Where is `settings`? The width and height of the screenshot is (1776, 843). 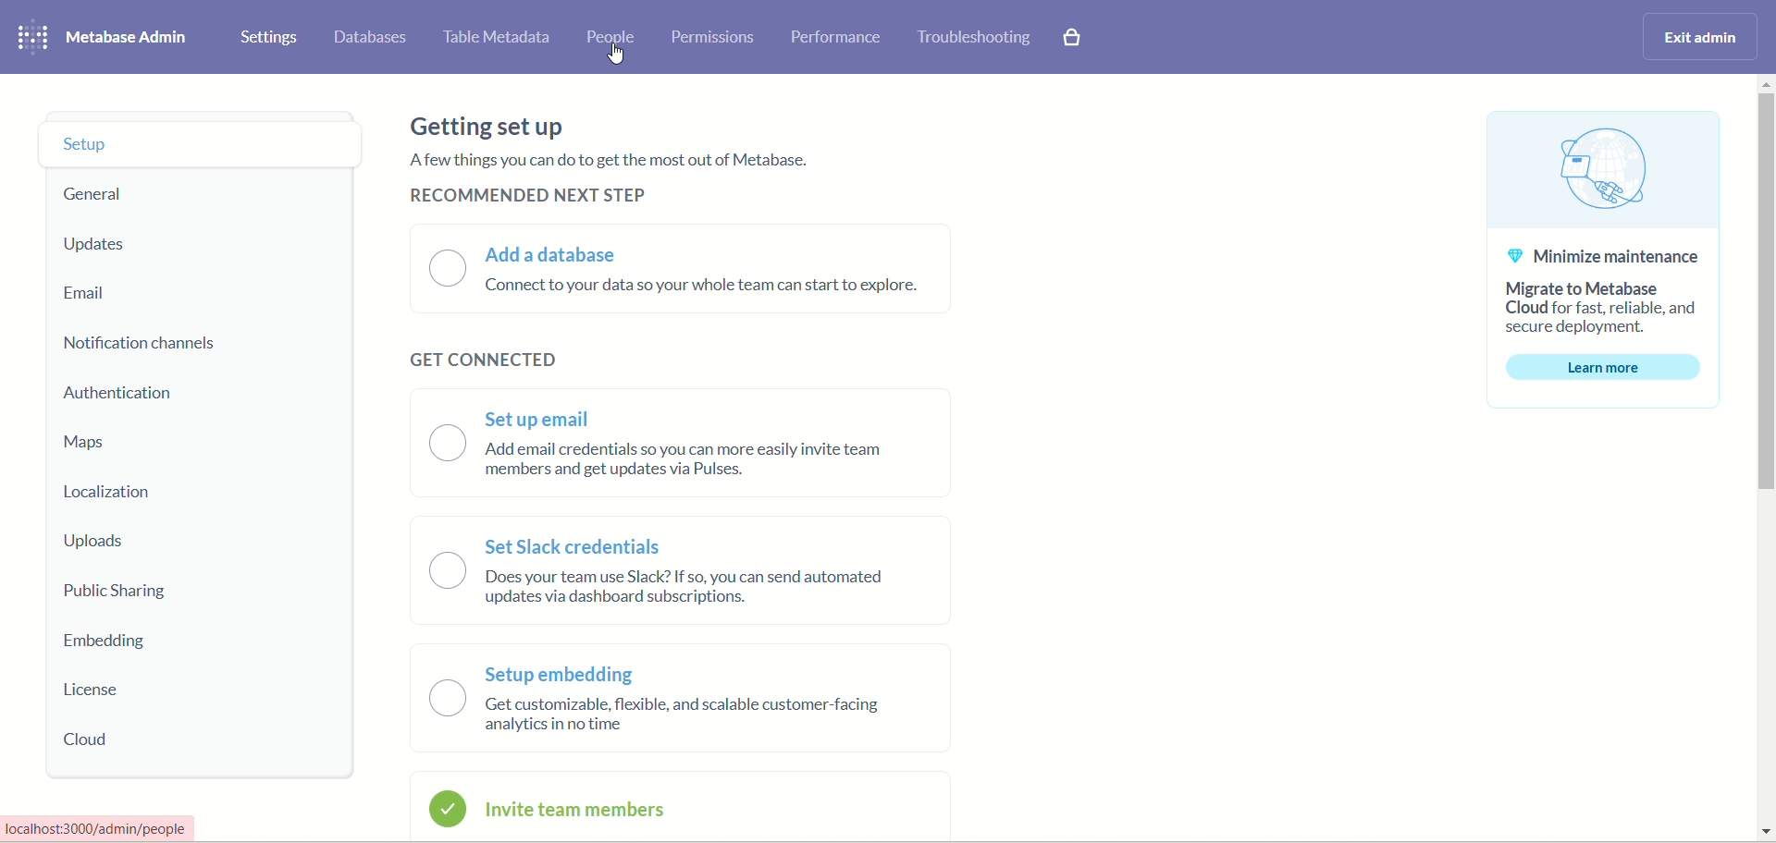
settings is located at coordinates (269, 39).